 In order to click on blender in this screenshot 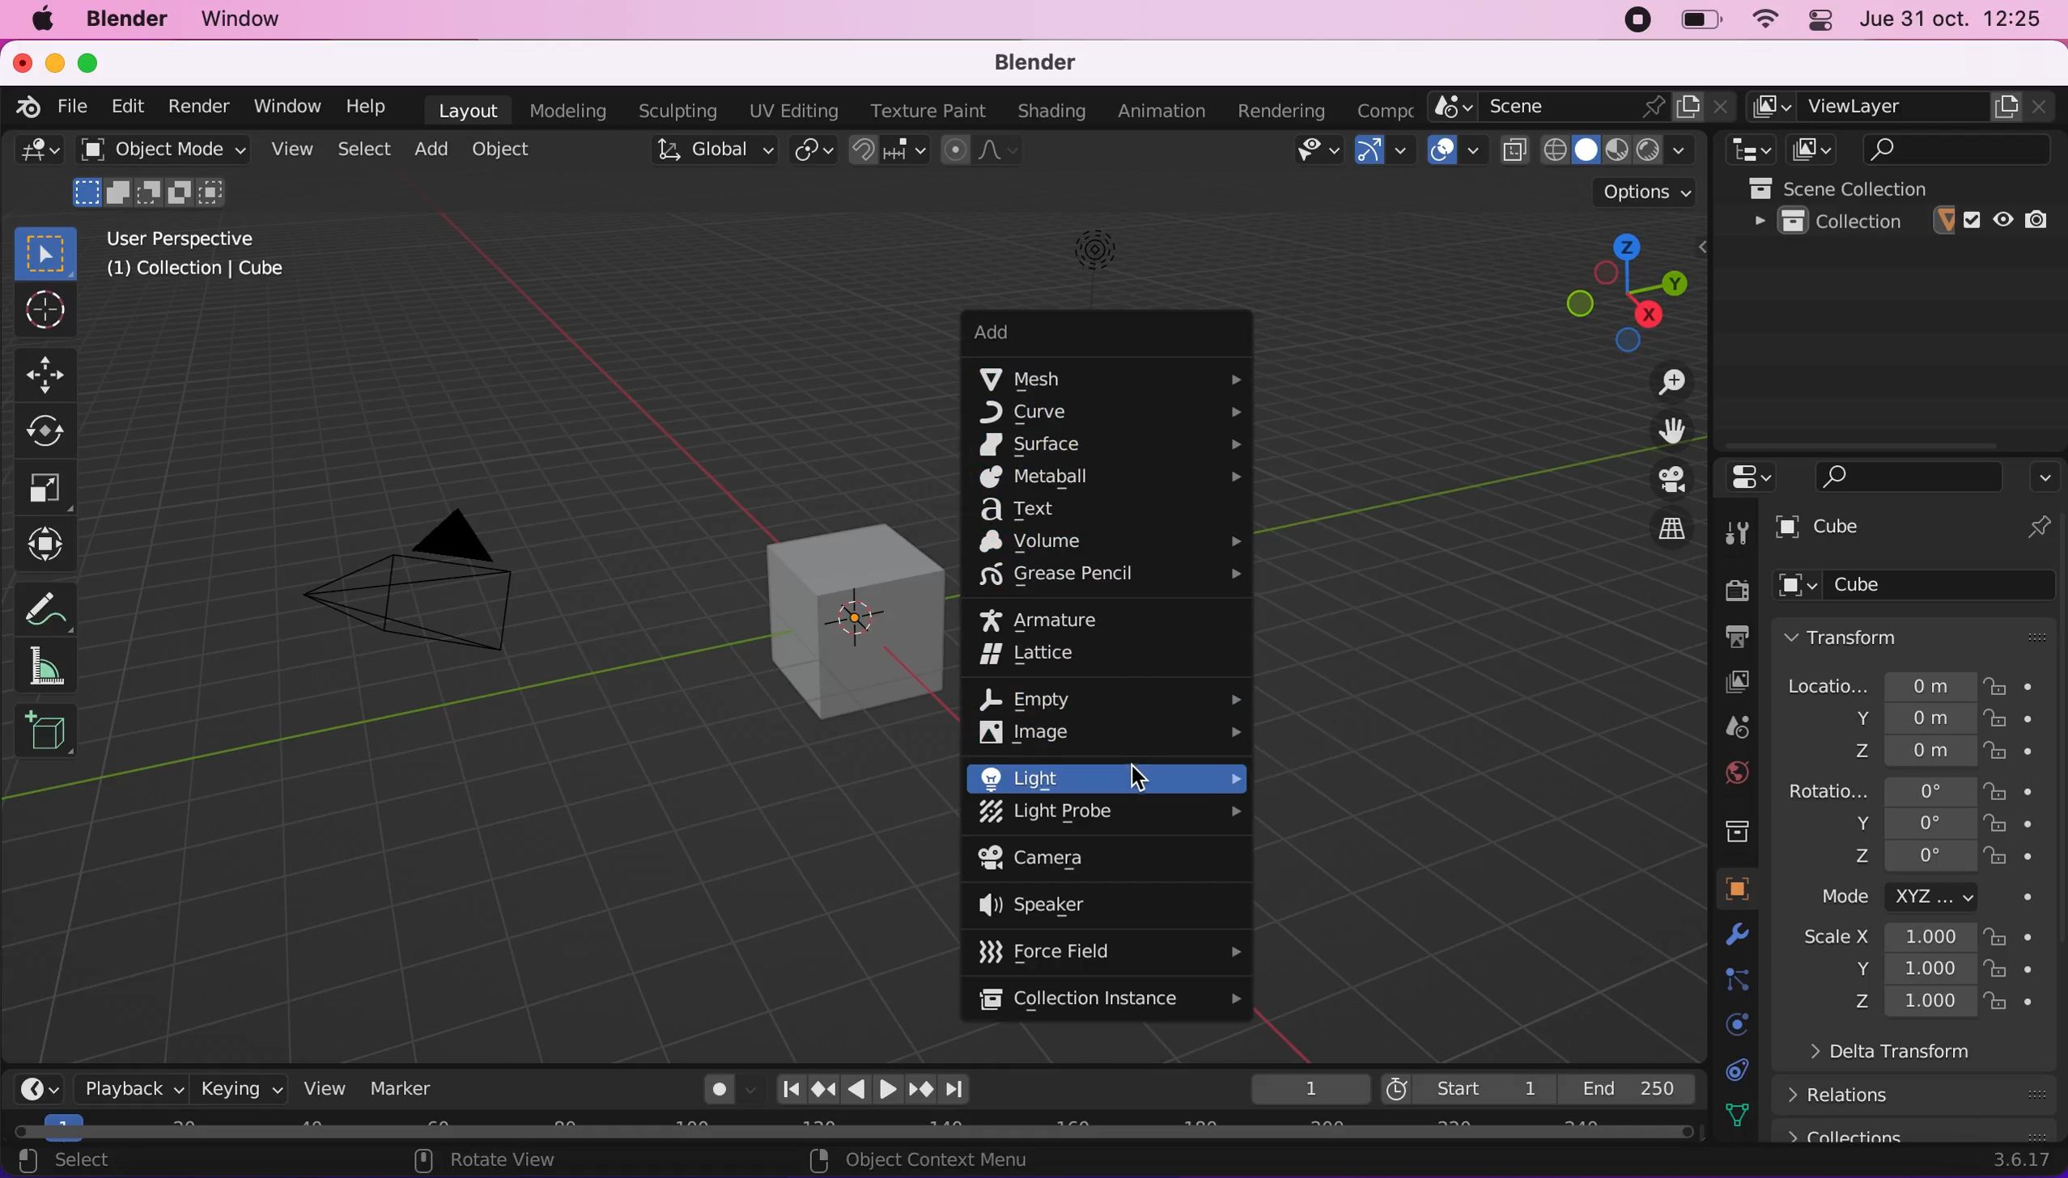, I will do `click(132, 22)`.